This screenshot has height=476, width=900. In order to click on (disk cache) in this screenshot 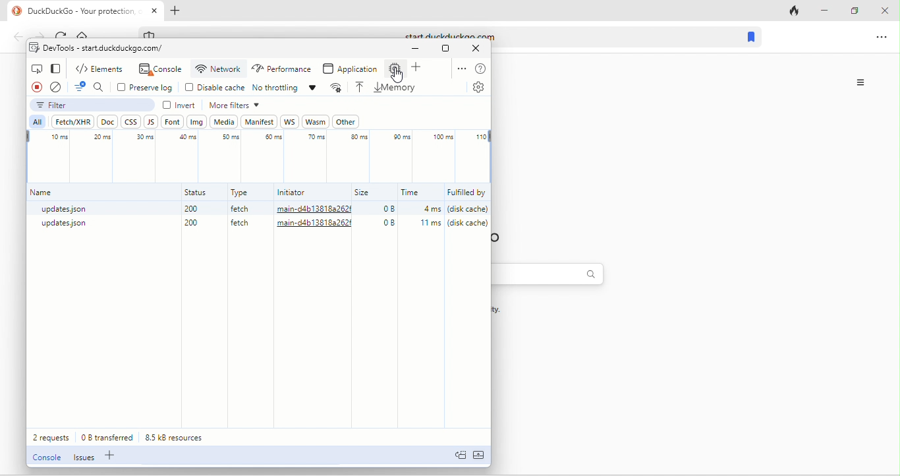, I will do `click(469, 224)`.